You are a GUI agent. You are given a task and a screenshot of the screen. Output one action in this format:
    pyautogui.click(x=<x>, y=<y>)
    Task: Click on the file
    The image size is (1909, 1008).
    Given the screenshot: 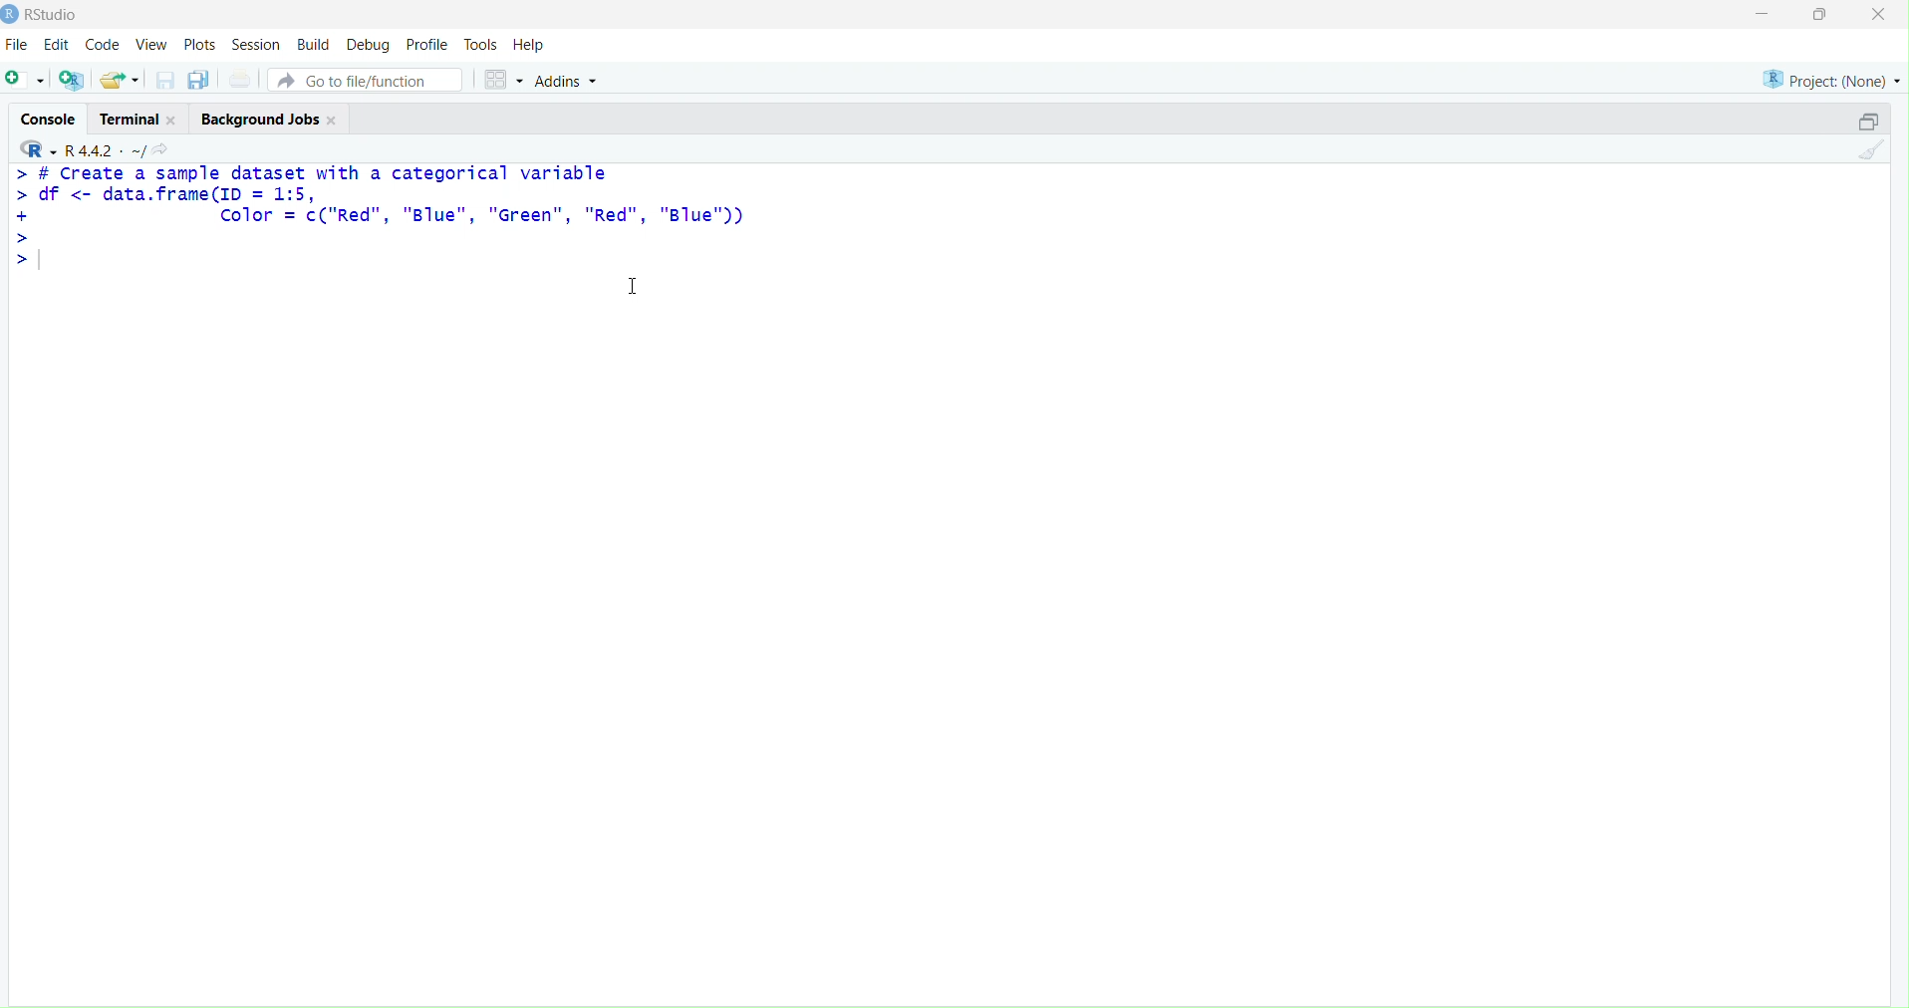 What is the action you would take?
    pyautogui.click(x=17, y=44)
    